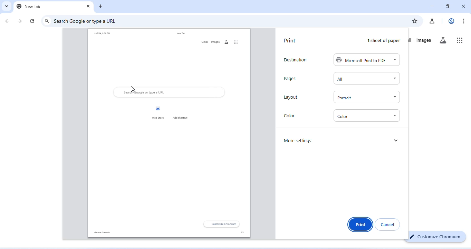  What do you see at coordinates (7, 6) in the screenshot?
I see `search tabs` at bounding box center [7, 6].